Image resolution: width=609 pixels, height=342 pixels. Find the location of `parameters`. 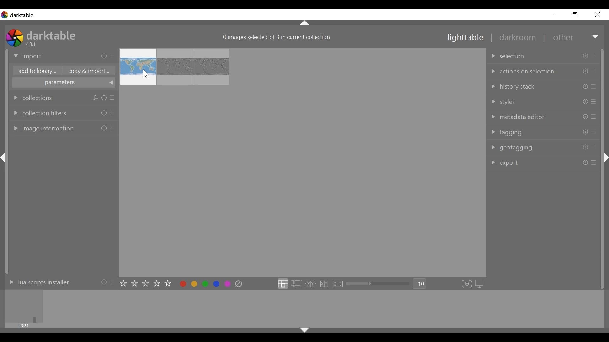

parameters is located at coordinates (62, 83).